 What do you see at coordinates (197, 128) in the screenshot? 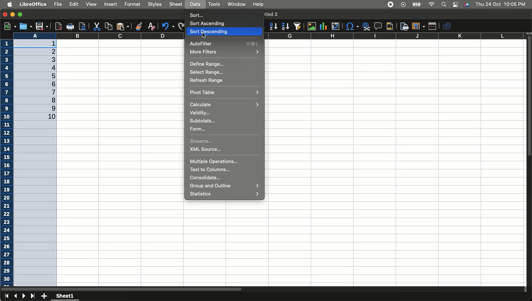
I see `Form...` at bounding box center [197, 128].